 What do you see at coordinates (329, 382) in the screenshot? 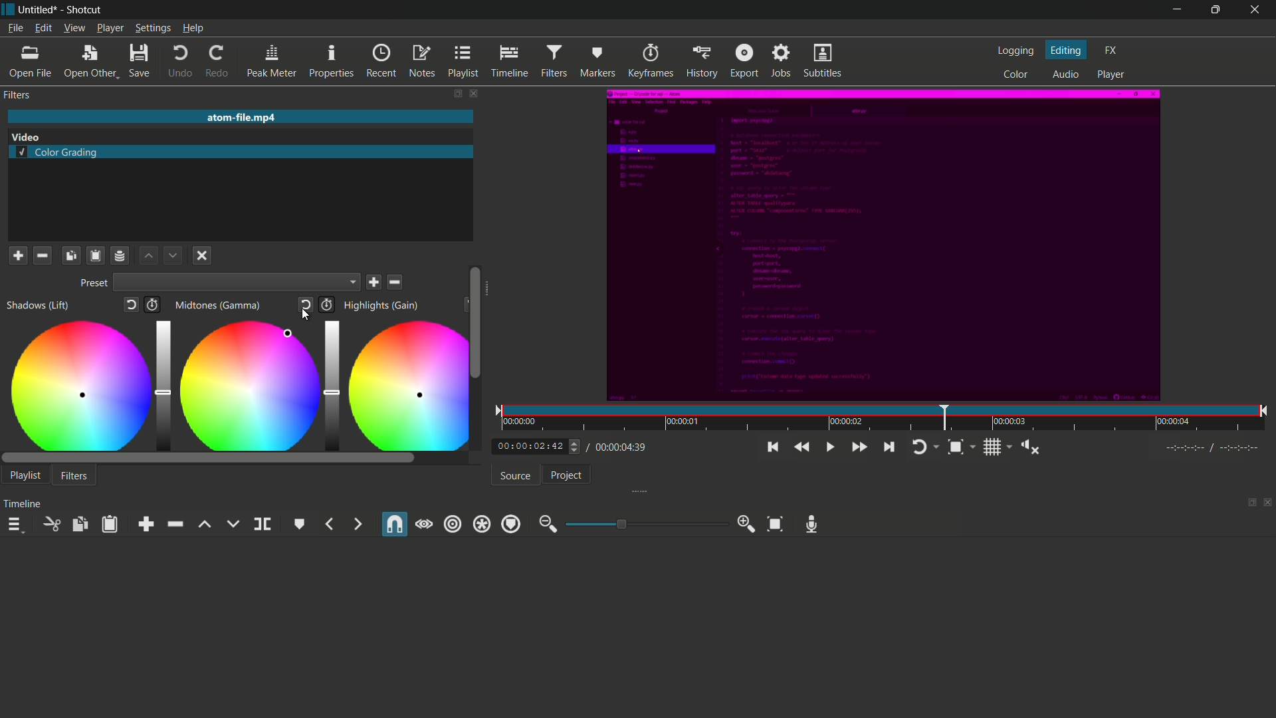
I see `adjustment bar` at bounding box center [329, 382].